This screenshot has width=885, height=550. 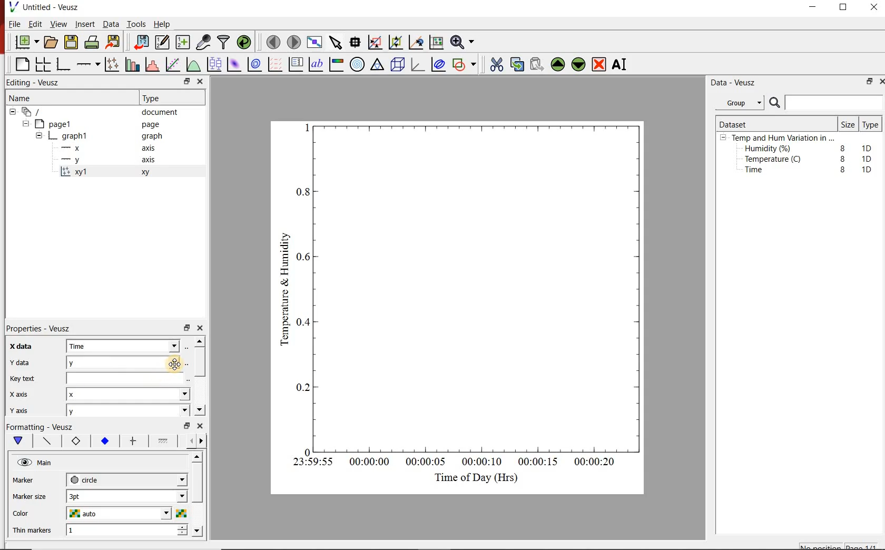 What do you see at coordinates (305, 259) in the screenshot?
I see `0.6` at bounding box center [305, 259].